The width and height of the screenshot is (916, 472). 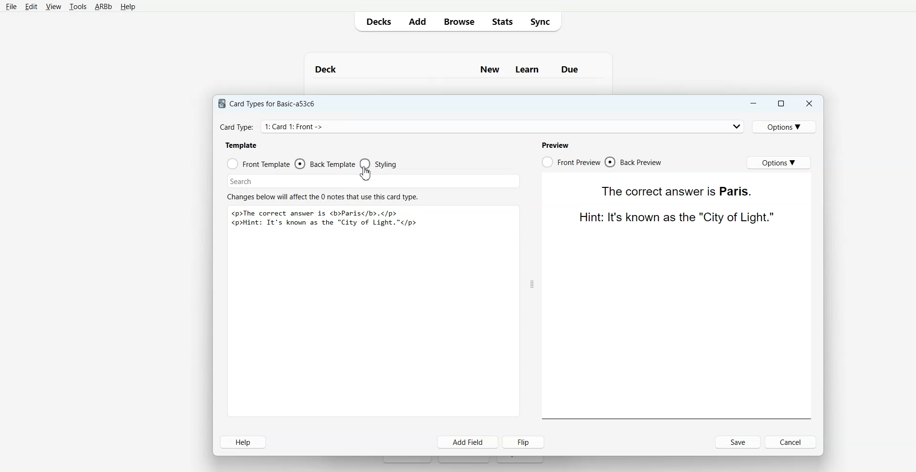 I want to click on Preview, so click(x=555, y=145).